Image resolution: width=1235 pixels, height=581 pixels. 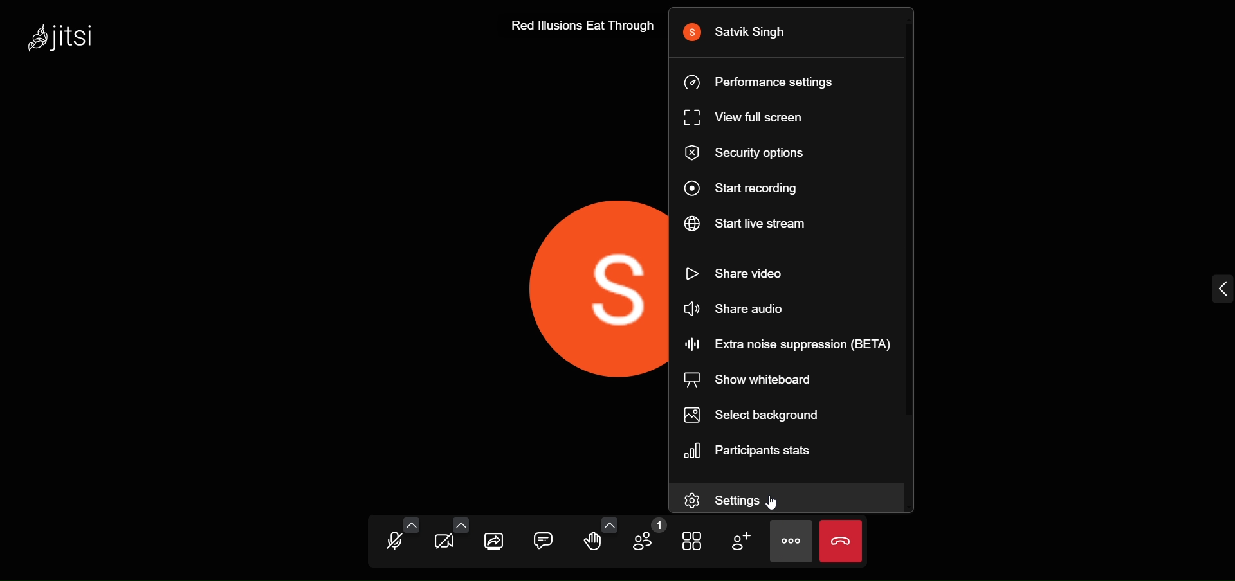 I want to click on participants, so click(x=643, y=538).